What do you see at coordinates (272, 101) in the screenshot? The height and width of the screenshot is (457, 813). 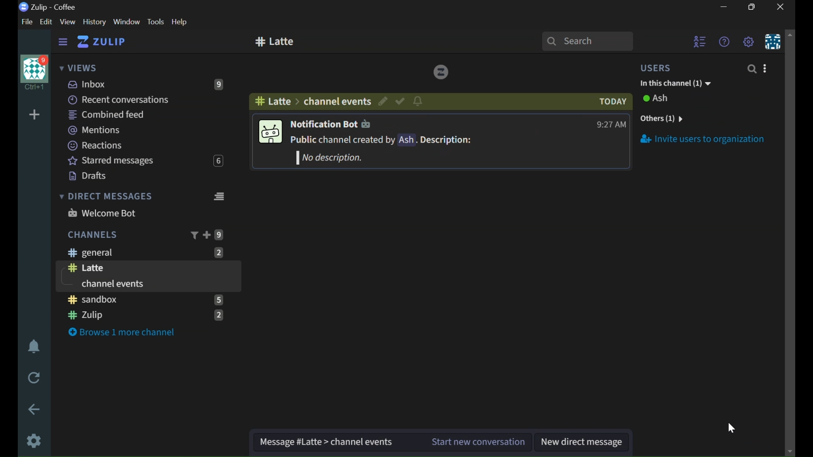 I see `latte` at bounding box center [272, 101].